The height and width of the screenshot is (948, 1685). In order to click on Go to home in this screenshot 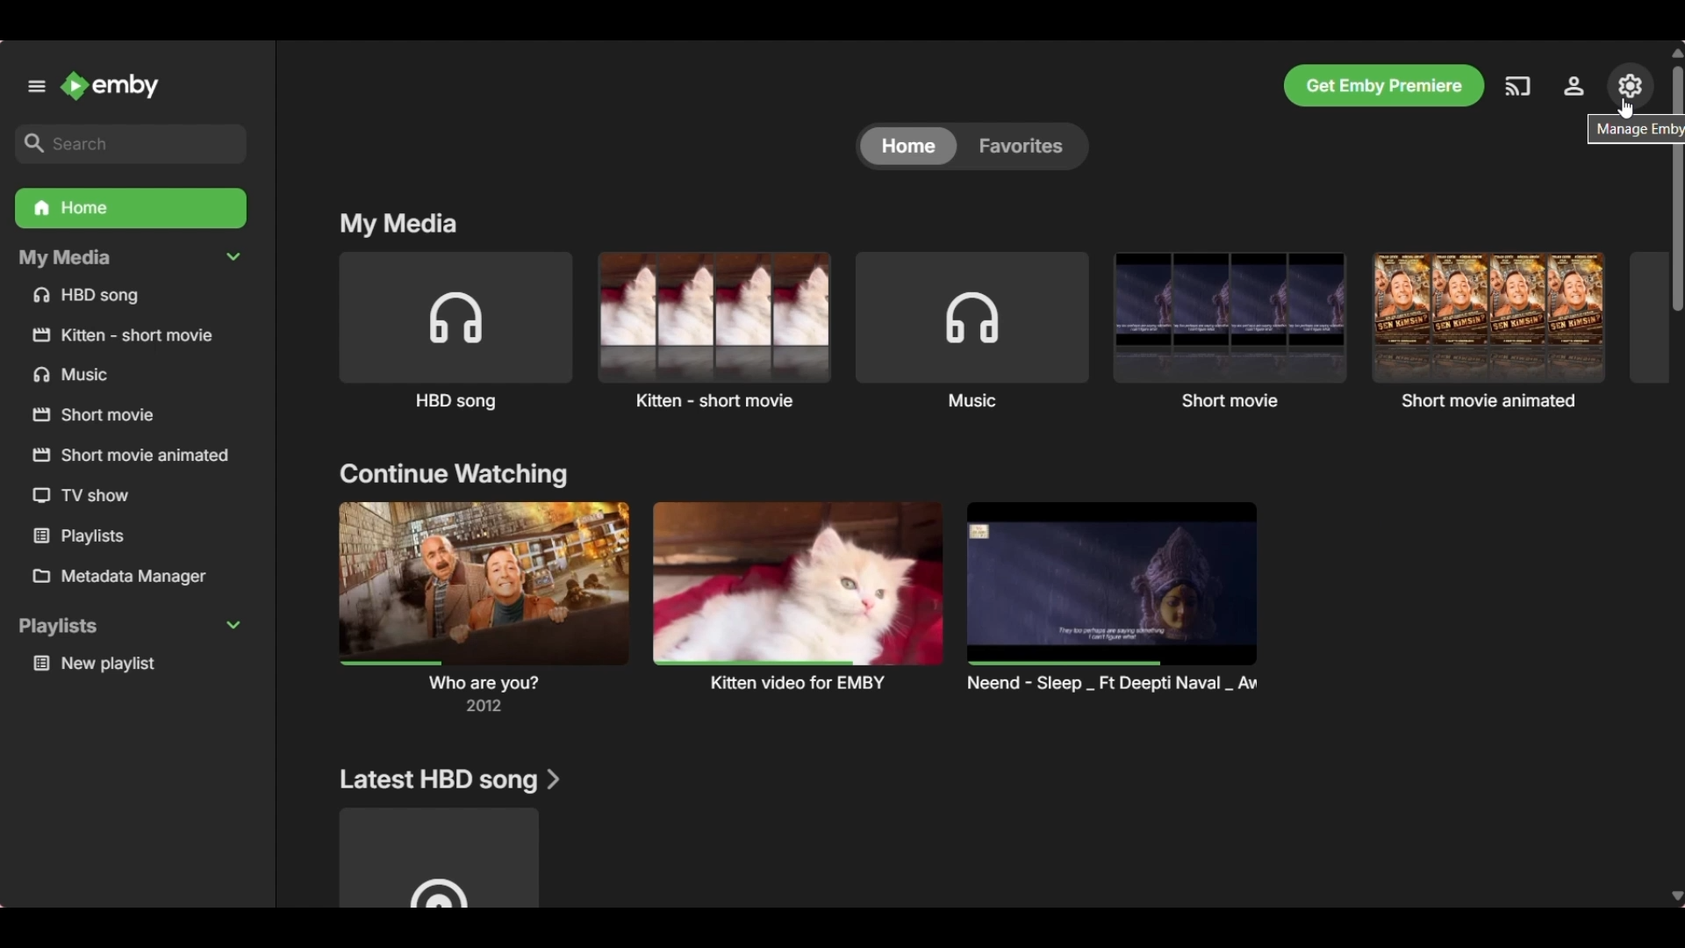, I will do `click(111, 87)`.